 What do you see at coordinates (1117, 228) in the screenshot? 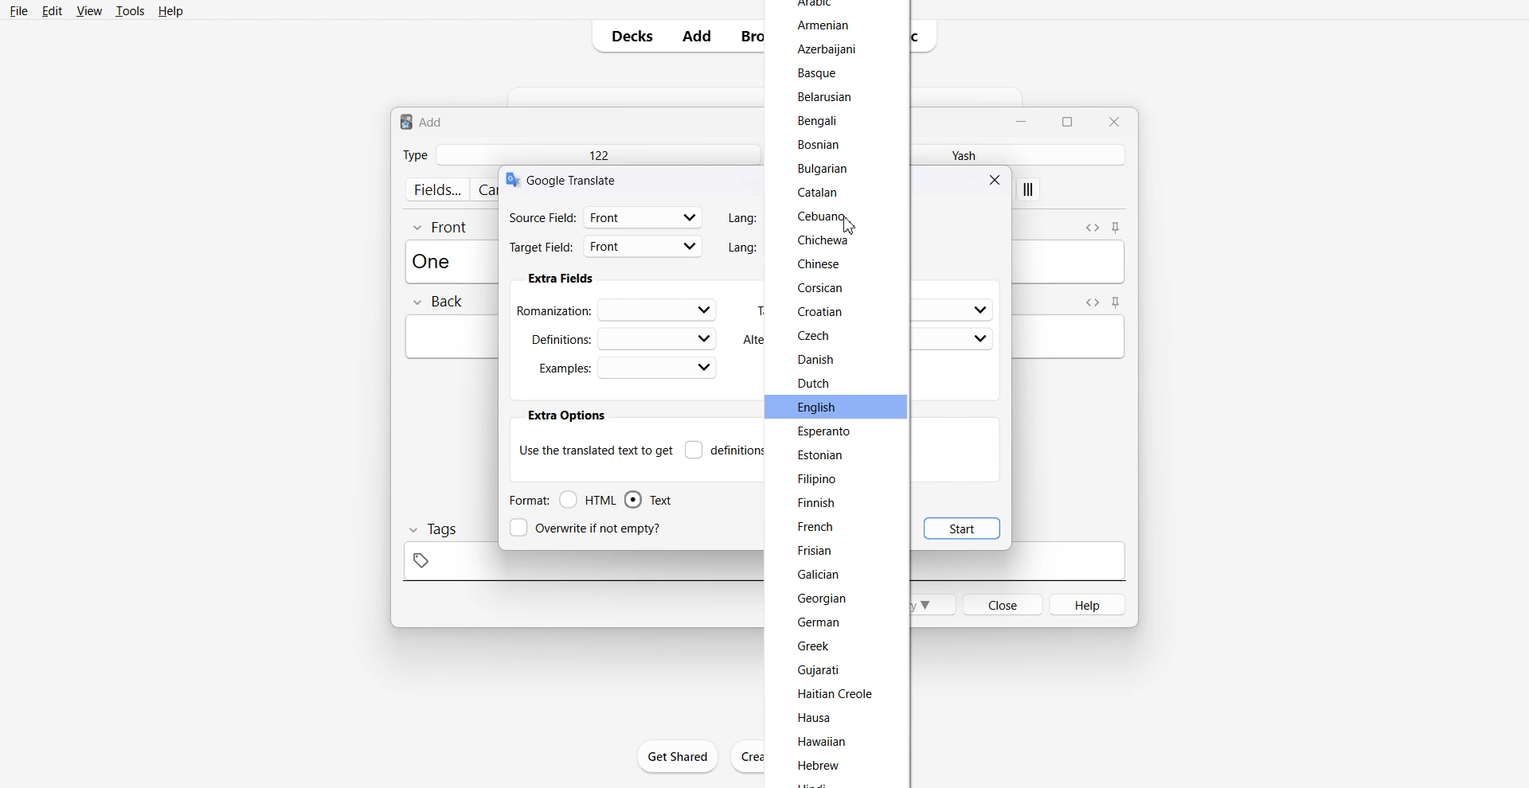
I see `Toggle sticky` at bounding box center [1117, 228].